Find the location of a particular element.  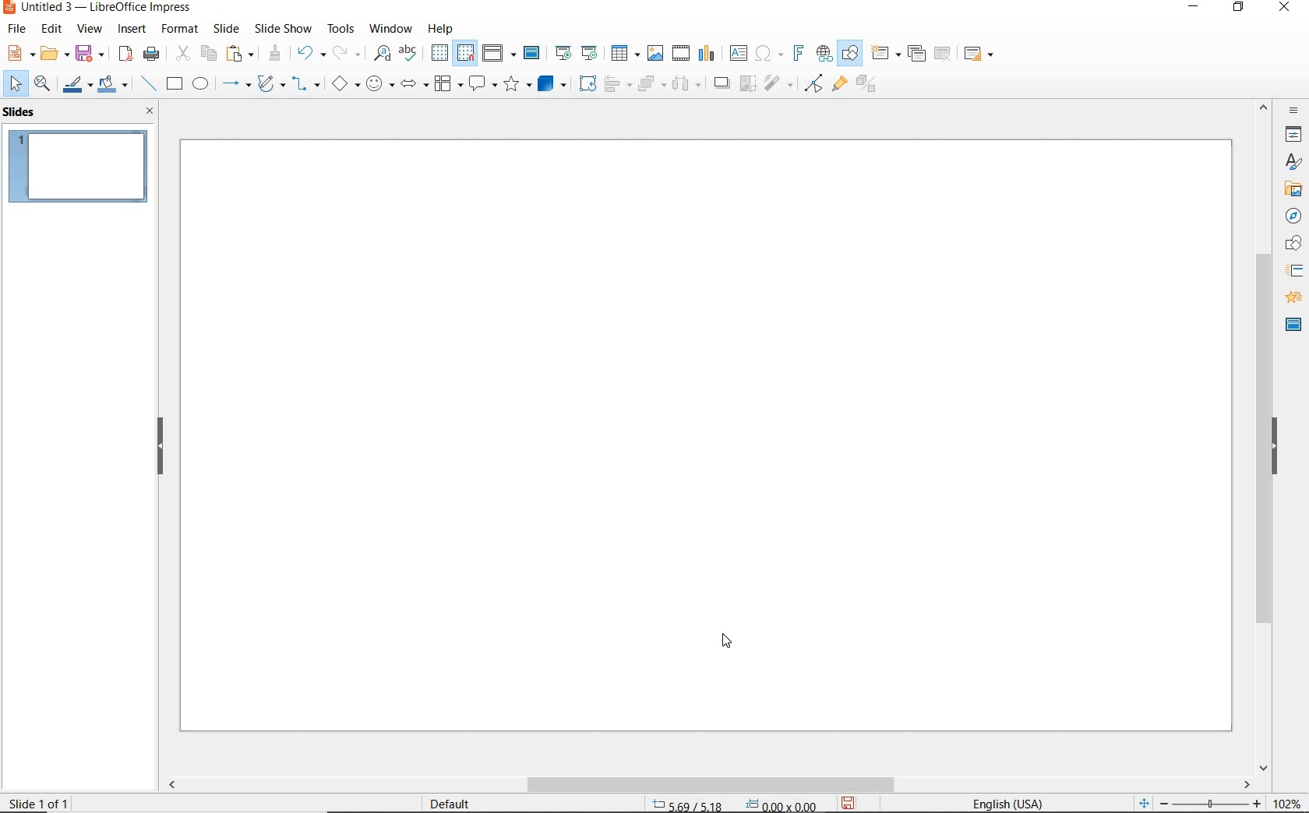

INSERT IMAGE is located at coordinates (651, 54).